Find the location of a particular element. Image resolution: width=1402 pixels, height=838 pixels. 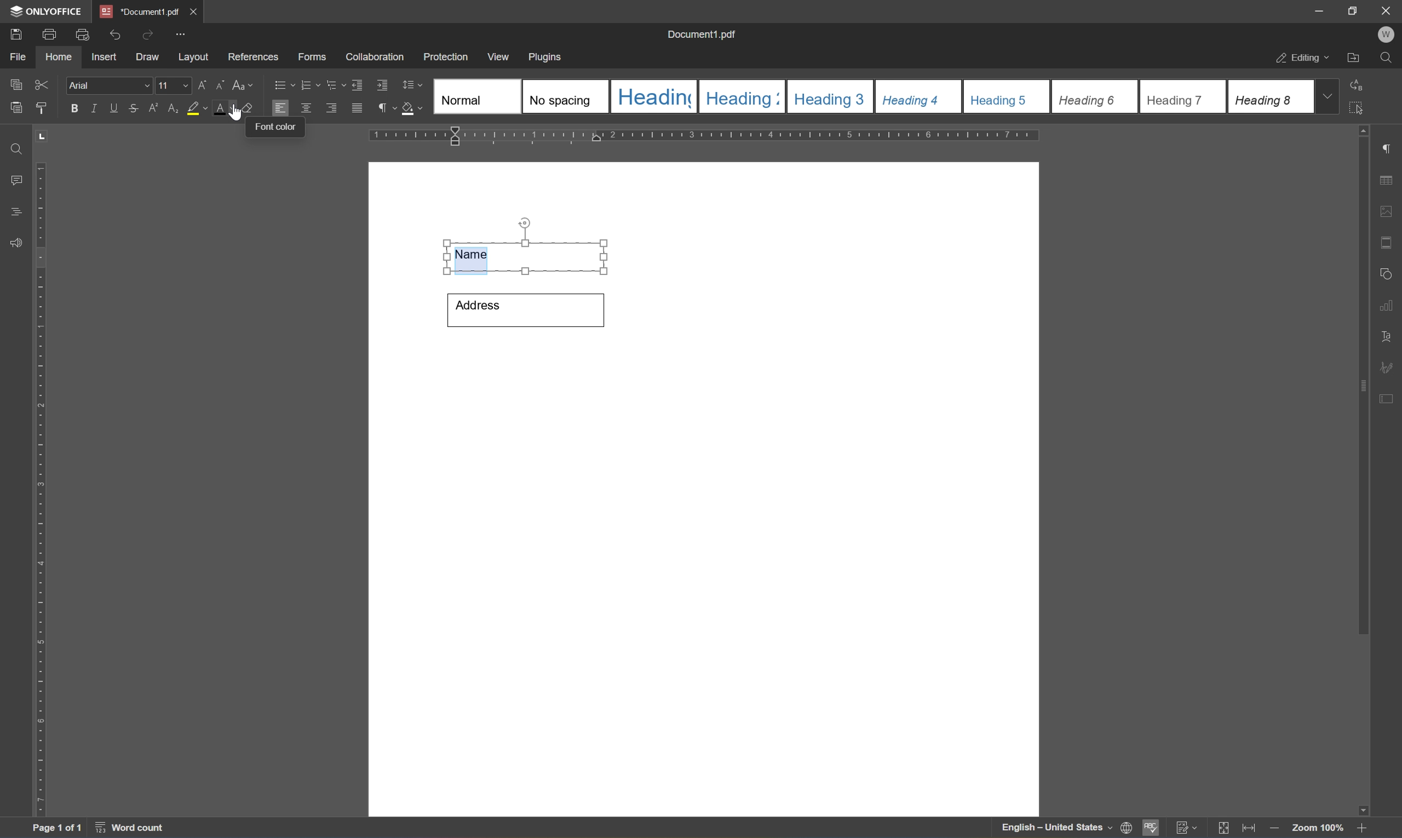

italic is located at coordinates (93, 107).